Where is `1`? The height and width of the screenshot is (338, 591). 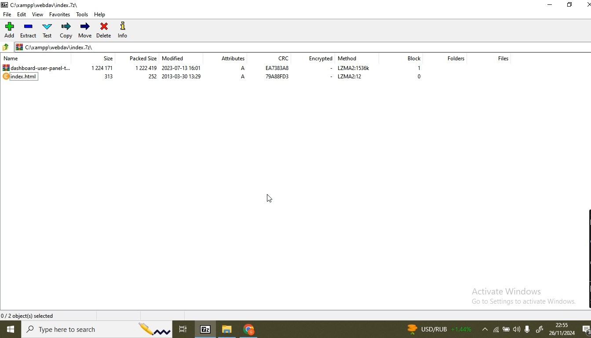
1 is located at coordinates (420, 67).